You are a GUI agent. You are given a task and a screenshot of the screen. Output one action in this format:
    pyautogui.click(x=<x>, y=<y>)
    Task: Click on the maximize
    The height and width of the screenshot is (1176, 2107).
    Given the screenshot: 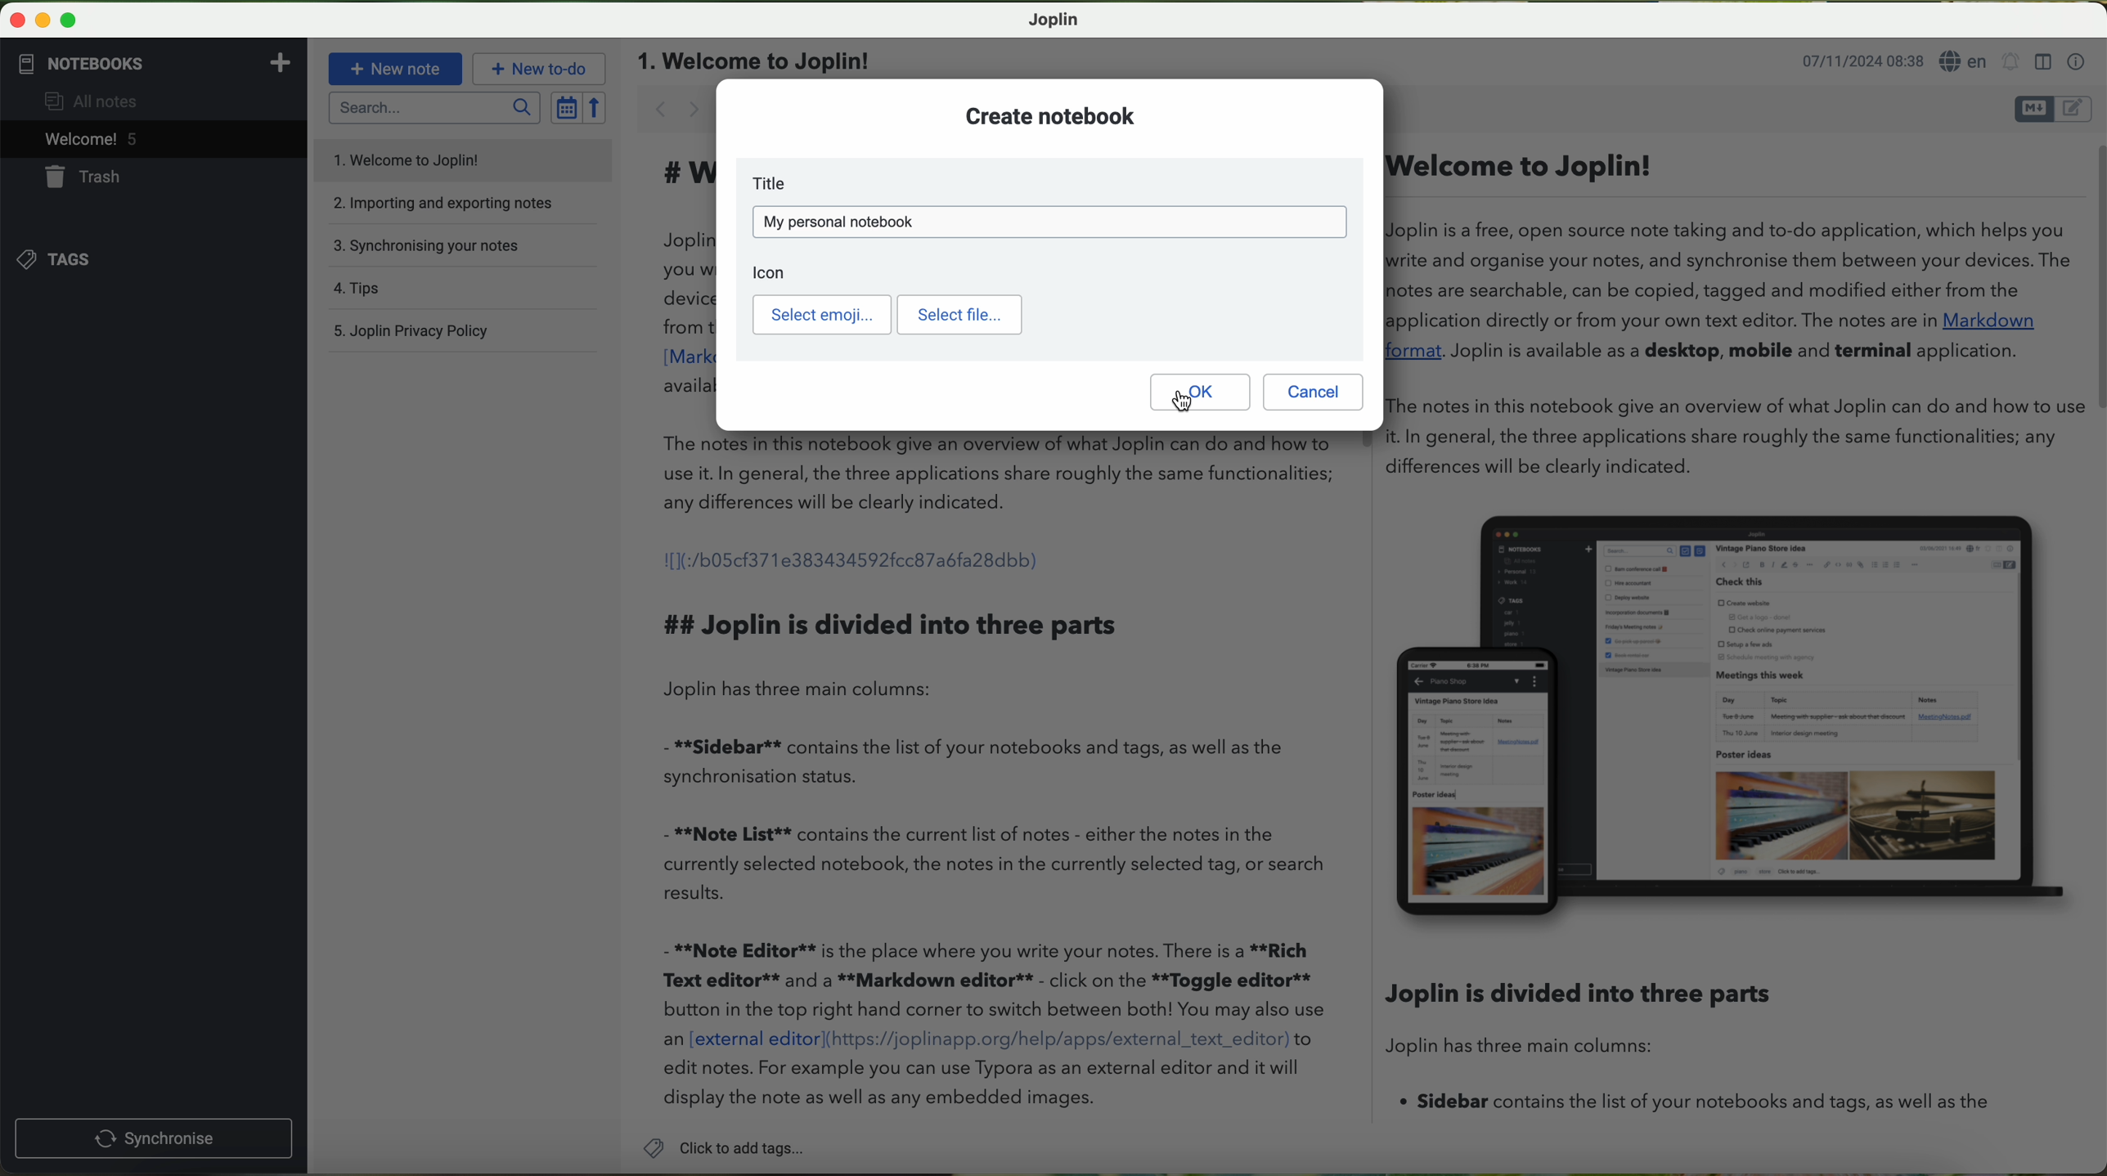 What is the action you would take?
    pyautogui.click(x=69, y=21)
    